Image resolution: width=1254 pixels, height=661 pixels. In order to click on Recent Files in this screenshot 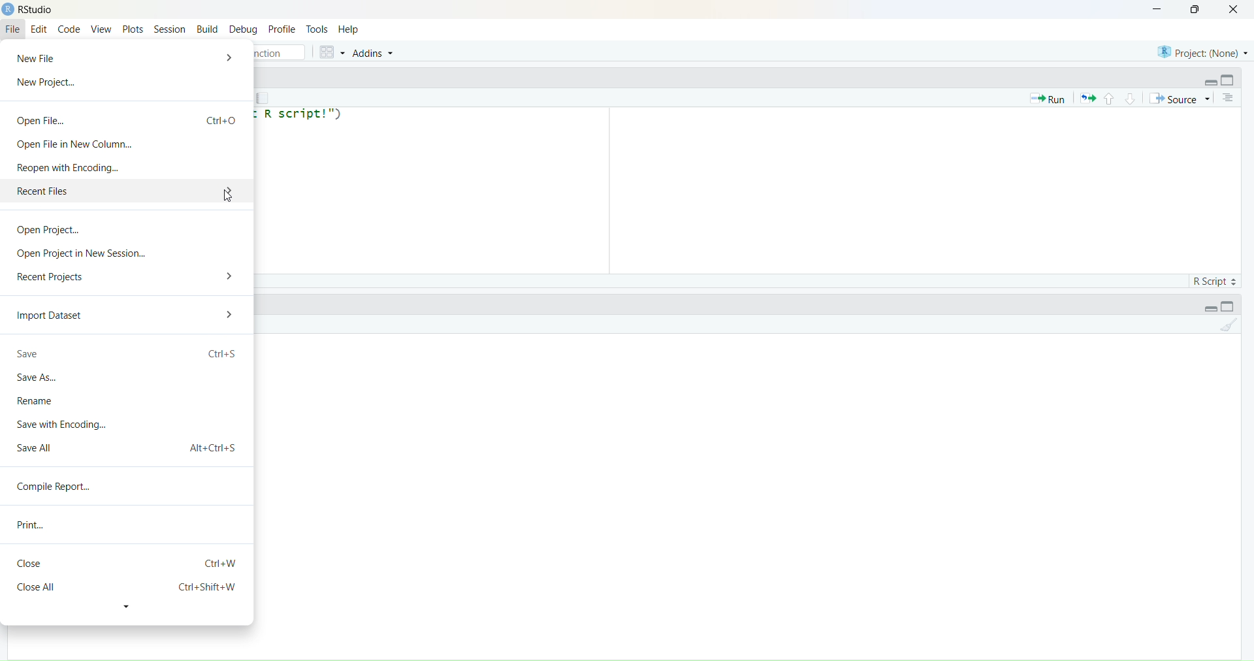, I will do `click(101, 193)`.